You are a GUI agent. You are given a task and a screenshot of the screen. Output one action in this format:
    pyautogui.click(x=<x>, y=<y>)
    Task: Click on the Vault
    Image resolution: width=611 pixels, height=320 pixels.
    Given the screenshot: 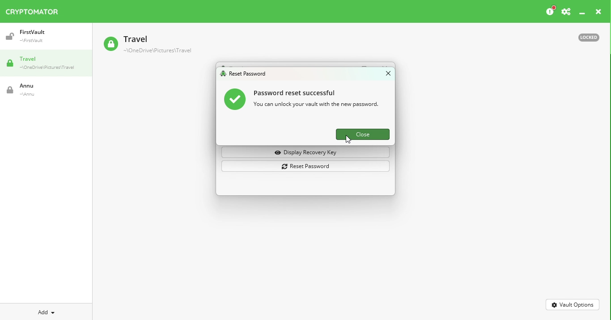 What is the action you would take?
    pyautogui.click(x=42, y=36)
    